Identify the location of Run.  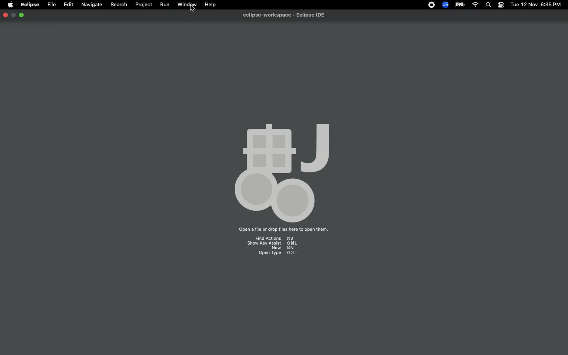
(165, 5).